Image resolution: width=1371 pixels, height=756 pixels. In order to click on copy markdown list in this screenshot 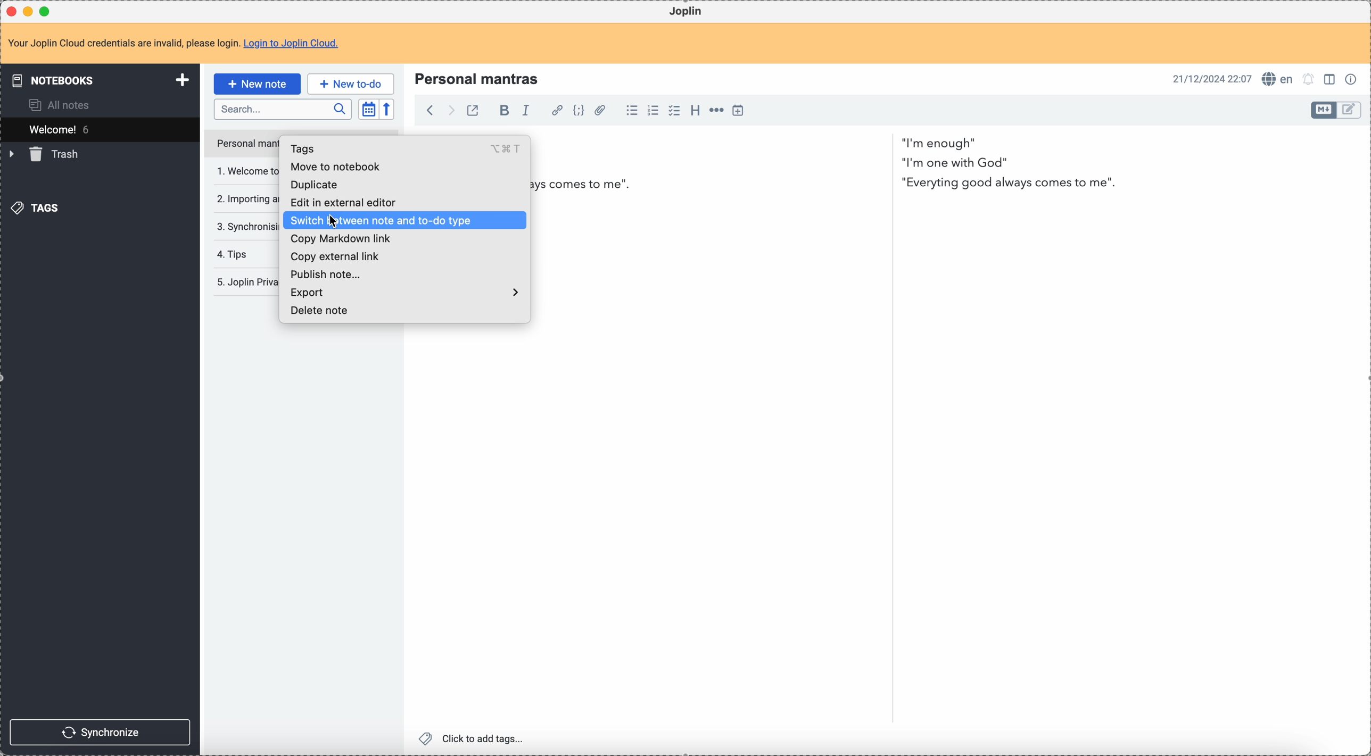, I will do `click(344, 239)`.